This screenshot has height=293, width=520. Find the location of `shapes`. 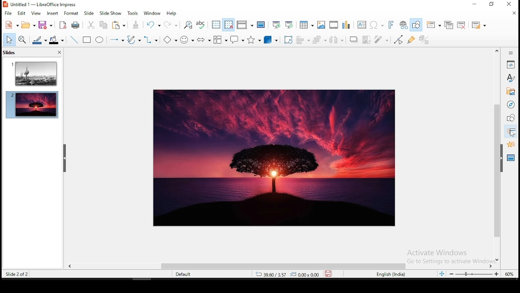

shapes is located at coordinates (510, 118).